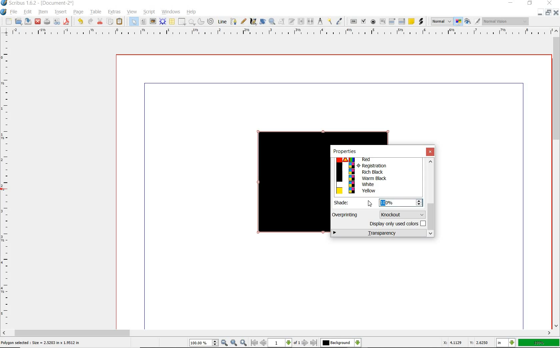  What do you see at coordinates (204, 343) in the screenshot?
I see `select current zoom level` at bounding box center [204, 343].